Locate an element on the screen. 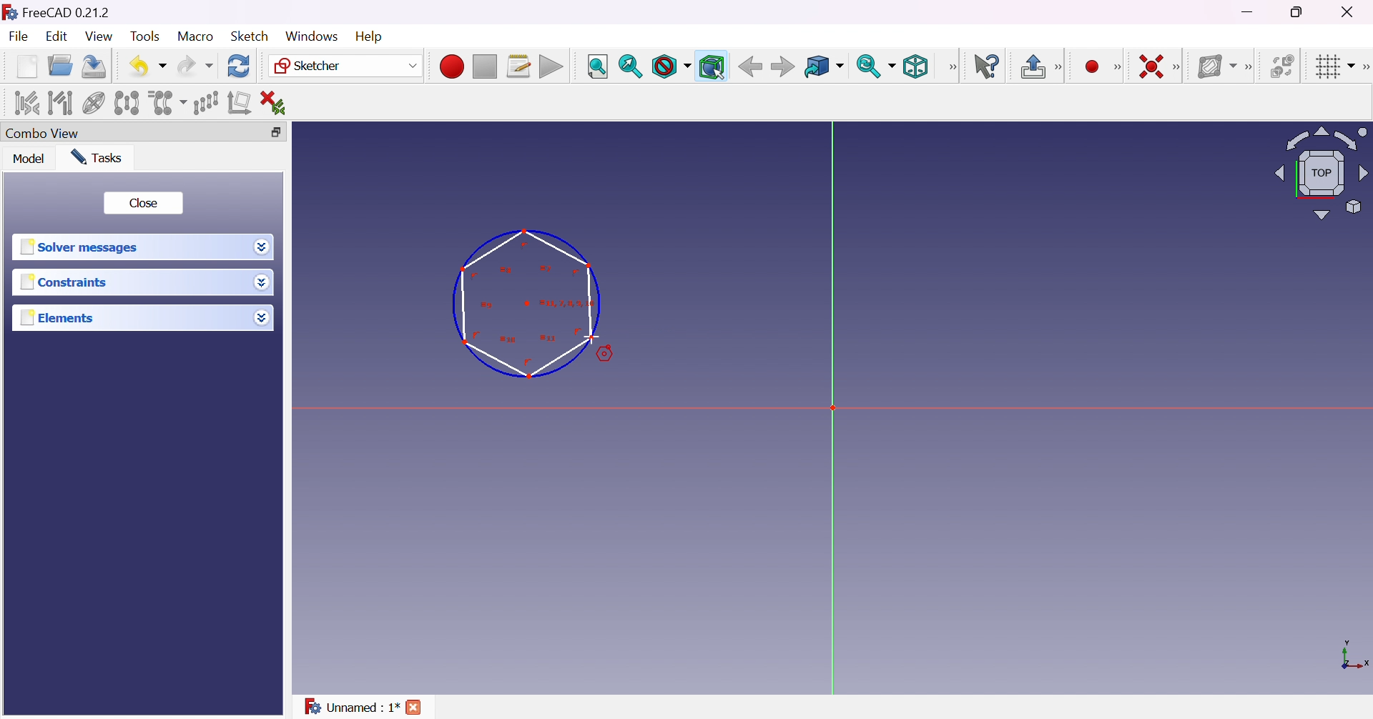 Image resolution: width=1373 pixels, height=719 pixels. Drop down is located at coordinates (260, 245).